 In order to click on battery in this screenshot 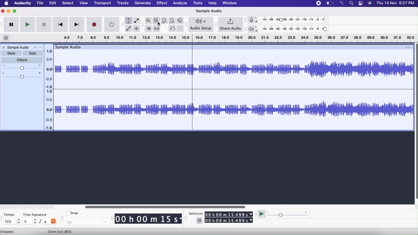, I will do `click(330, 4)`.